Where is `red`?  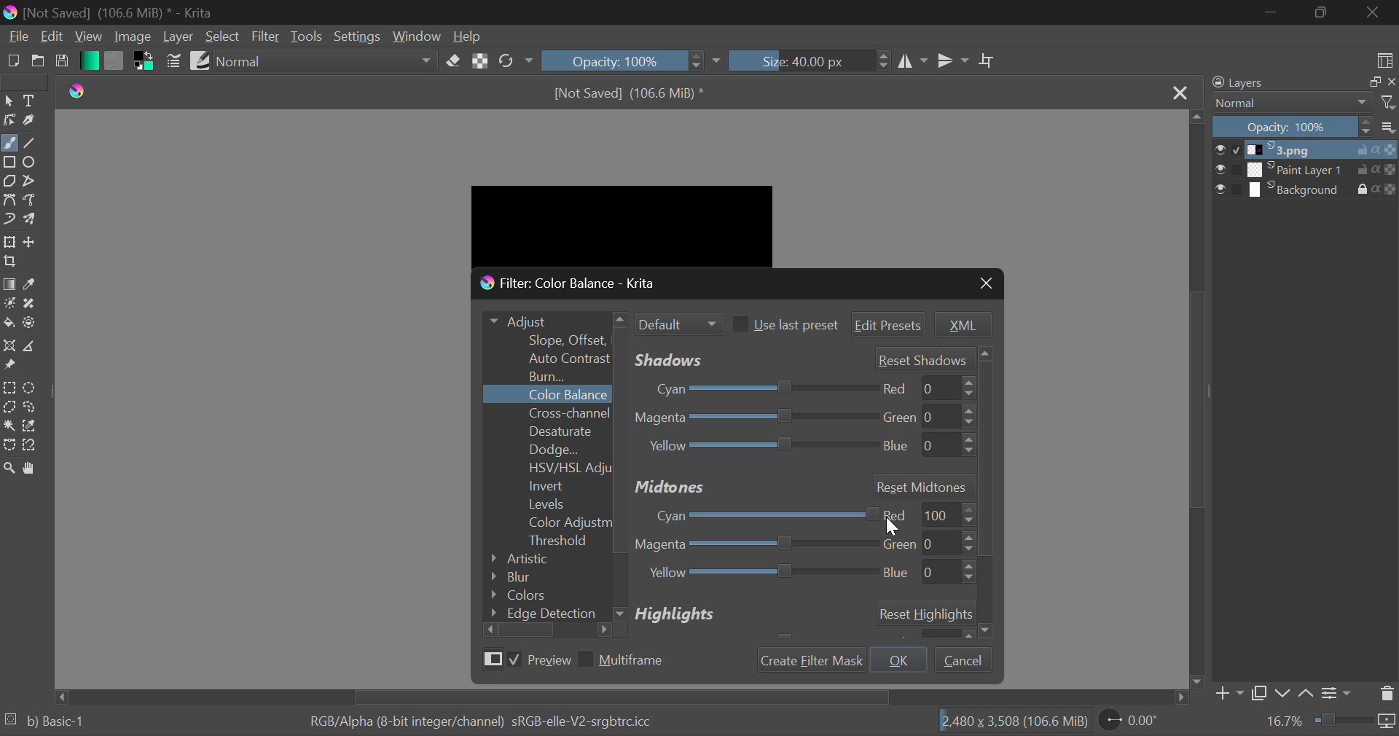
red is located at coordinates (928, 514).